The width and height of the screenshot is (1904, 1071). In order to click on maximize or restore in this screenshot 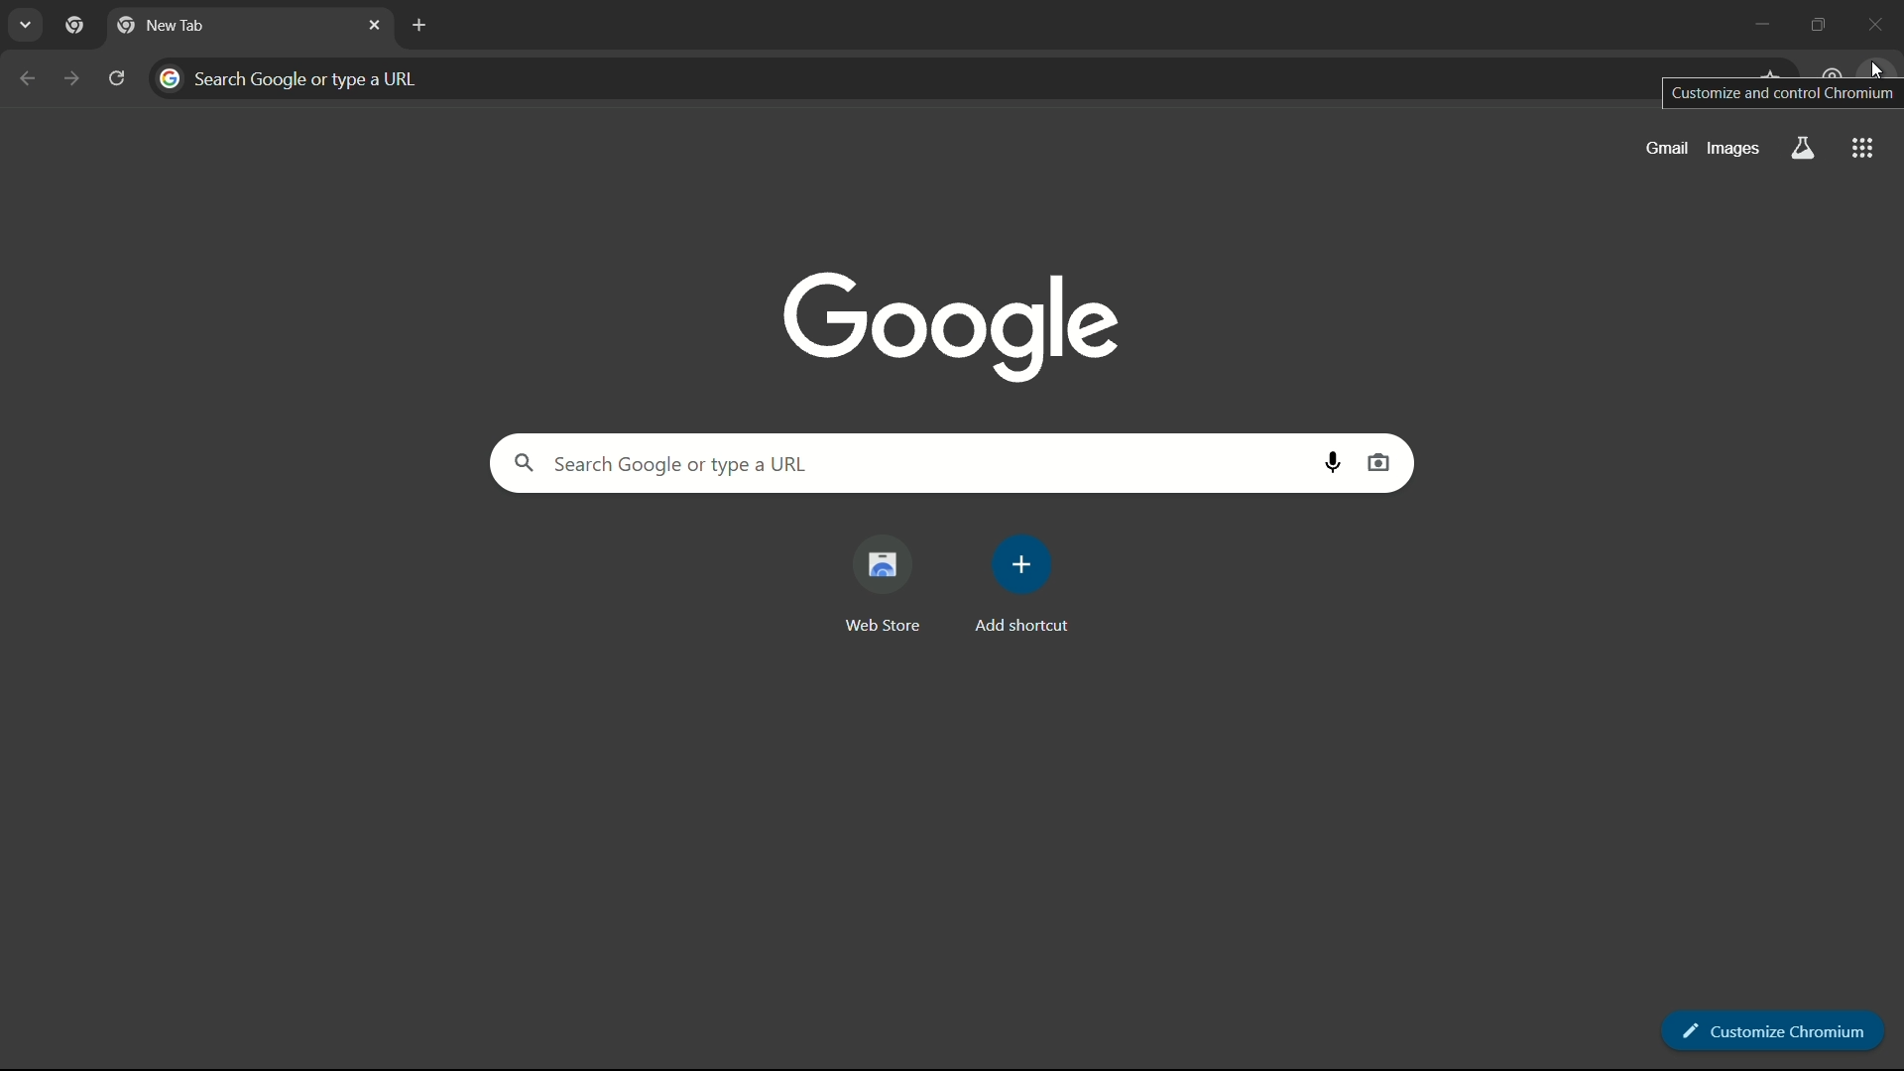, I will do `click(1825, 22)`.